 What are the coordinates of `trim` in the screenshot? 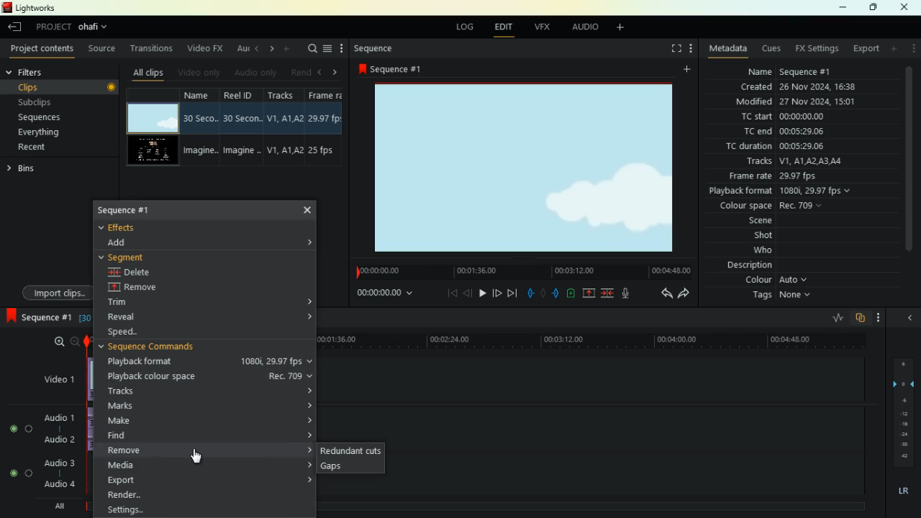 It's located at (140, 303).